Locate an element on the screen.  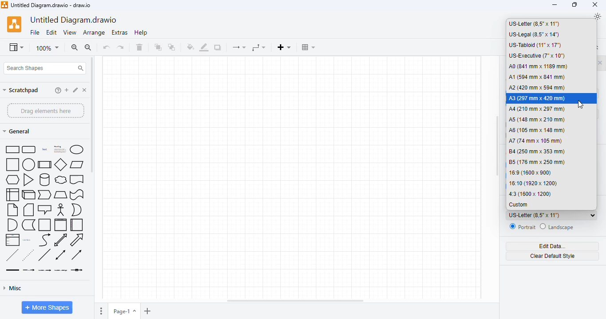
connector with 2 labels is located at coordinates (44, 270).